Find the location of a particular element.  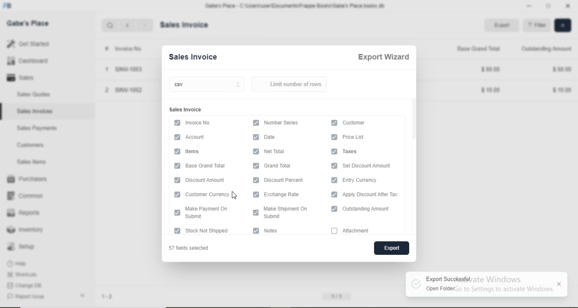

Grand Total is located at coordinates (283, 166).